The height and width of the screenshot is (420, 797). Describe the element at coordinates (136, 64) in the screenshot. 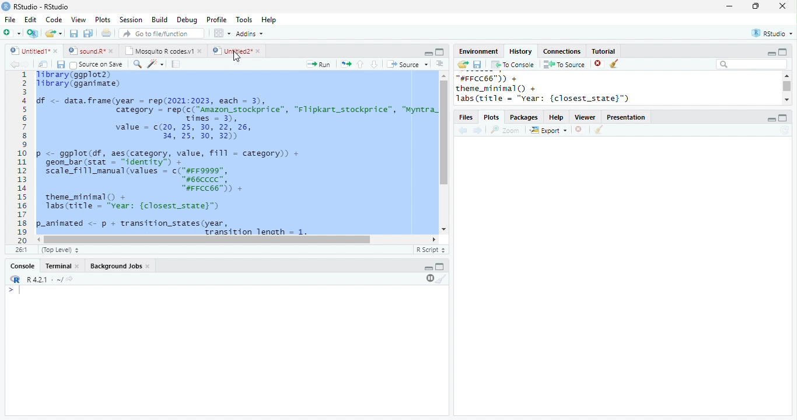

I see `search` at that location.